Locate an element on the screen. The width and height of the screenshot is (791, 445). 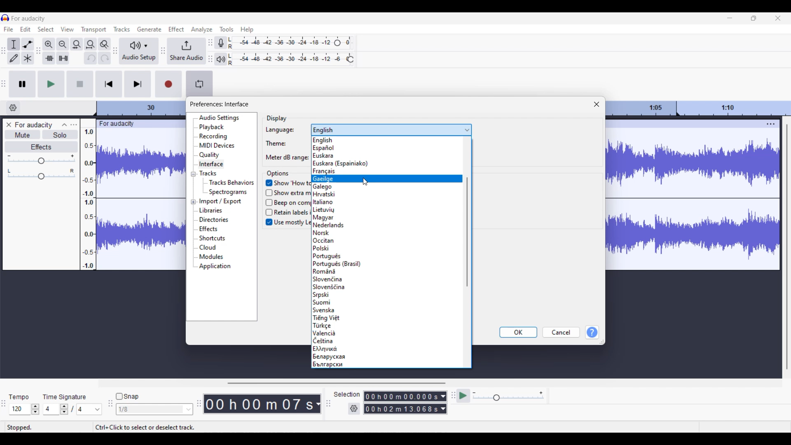
Change dimension of window is located at coordinates (602, 342).